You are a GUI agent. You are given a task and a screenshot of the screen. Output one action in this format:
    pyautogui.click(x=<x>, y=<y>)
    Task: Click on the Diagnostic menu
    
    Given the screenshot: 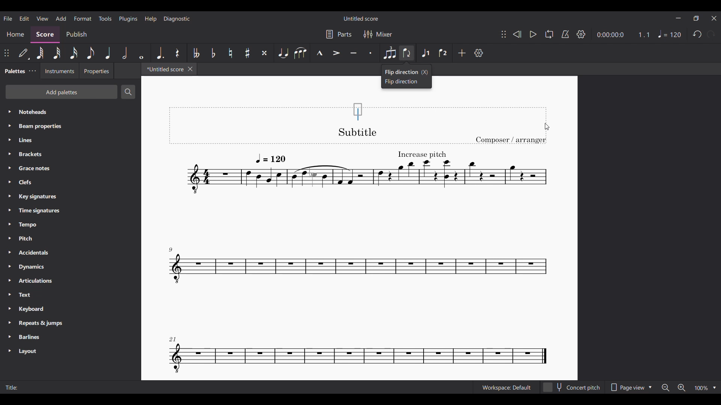 What is the action you would take?
    pyautogui.click(x=177, y=19)
    